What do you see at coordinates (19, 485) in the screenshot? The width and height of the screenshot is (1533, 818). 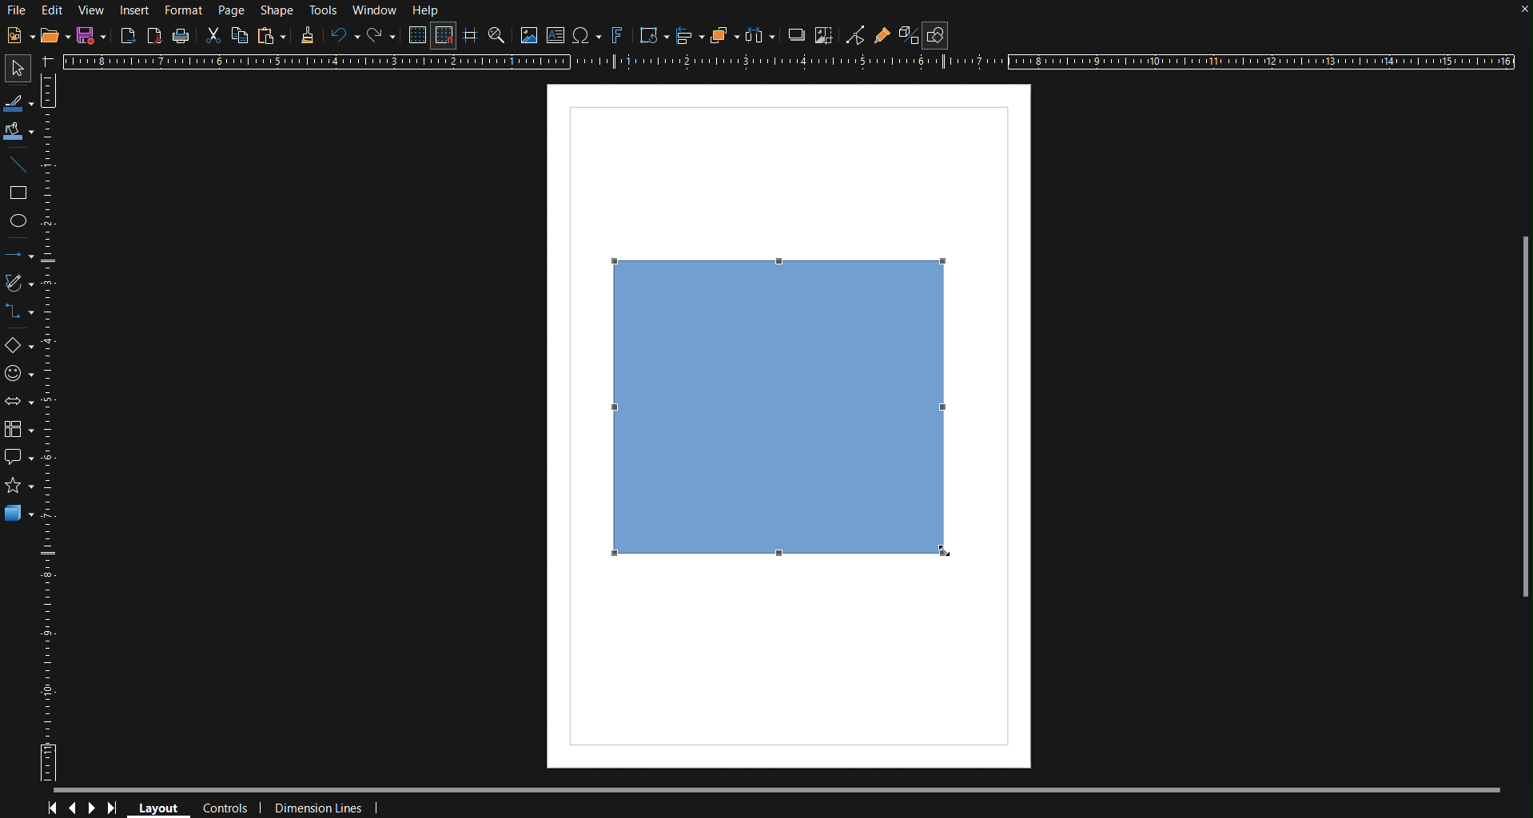 I see `Stars and Banners` at bounding box center [19, 485].